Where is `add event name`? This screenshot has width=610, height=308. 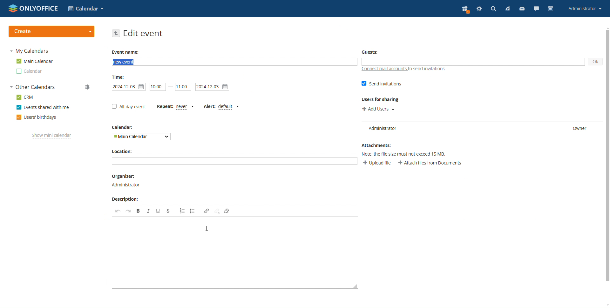 add event name is located at coordinates (234, 62).